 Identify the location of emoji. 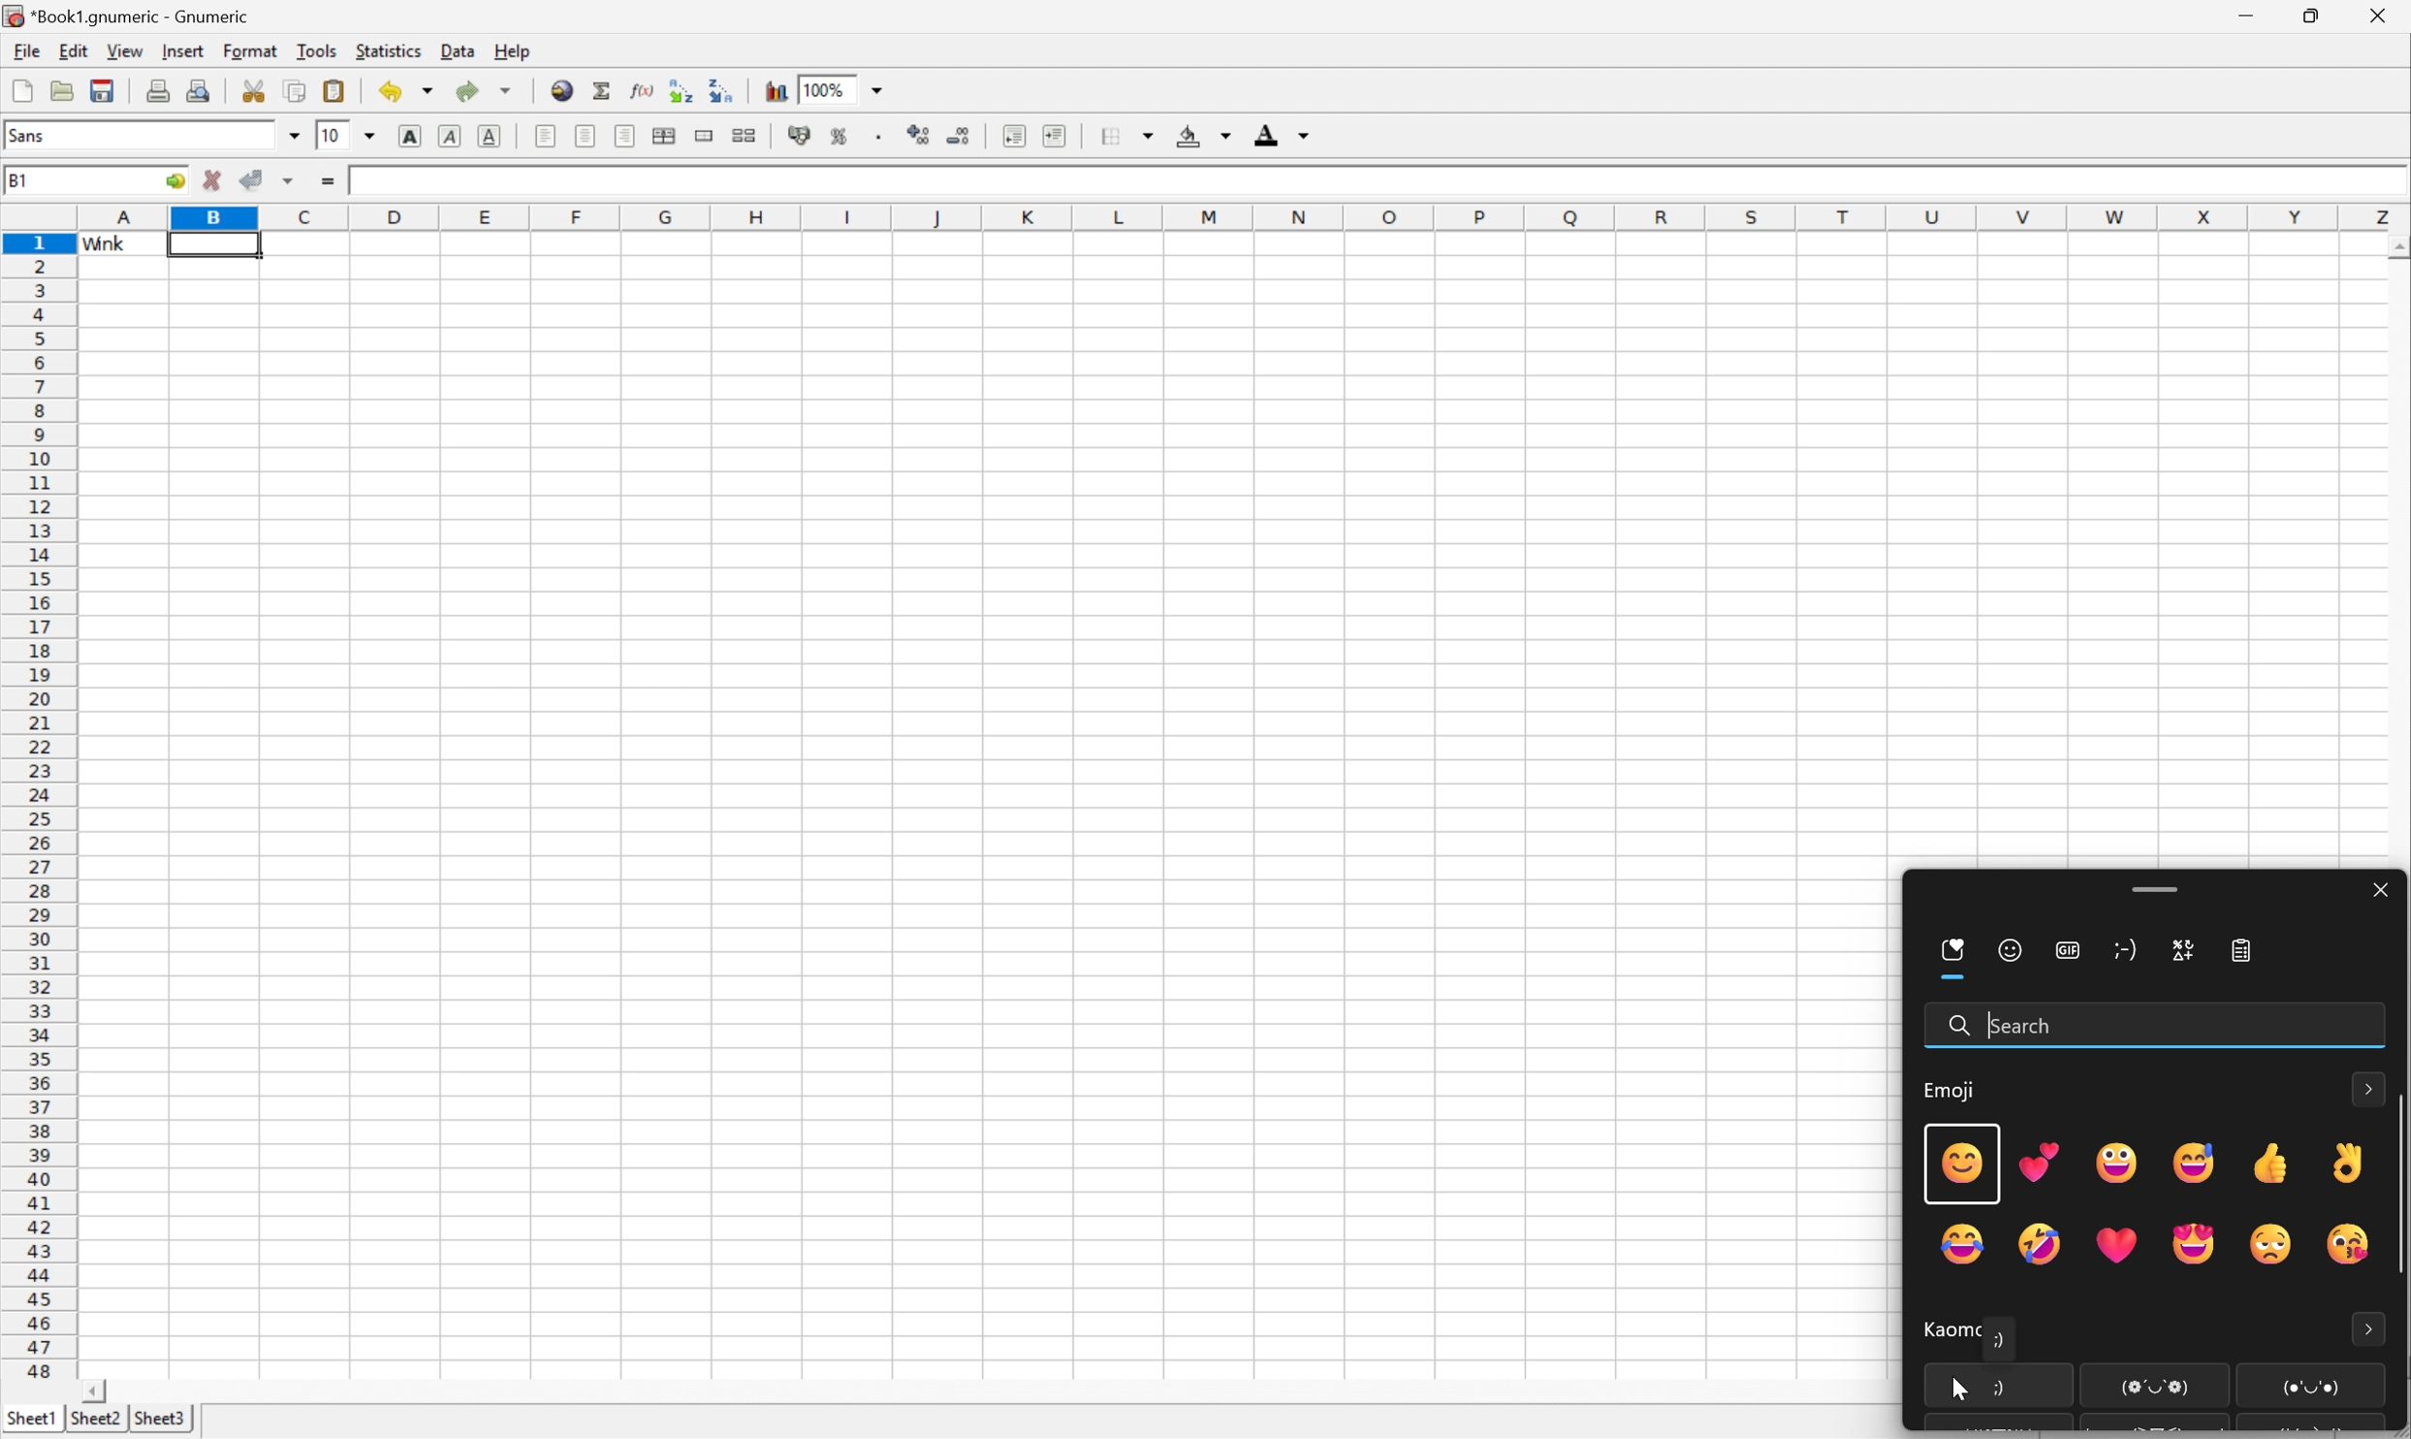
(2011, 953).